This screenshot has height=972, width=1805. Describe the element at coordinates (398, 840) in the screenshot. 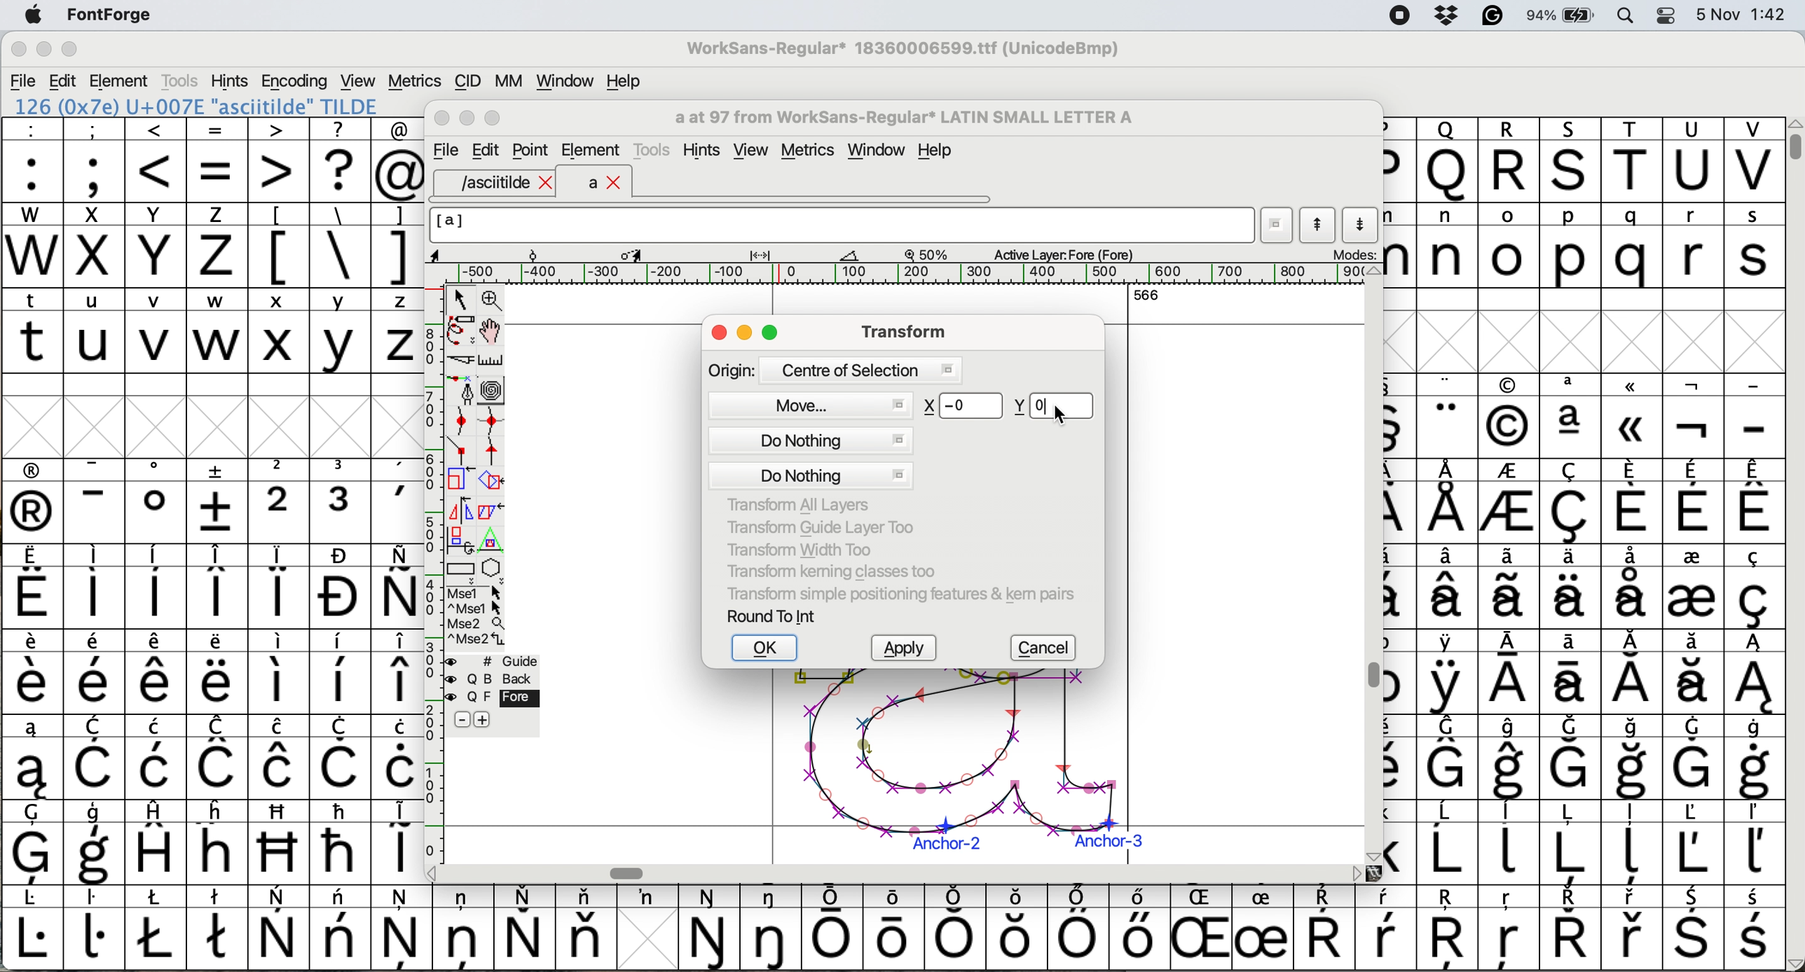

I see `symbol` at that location.